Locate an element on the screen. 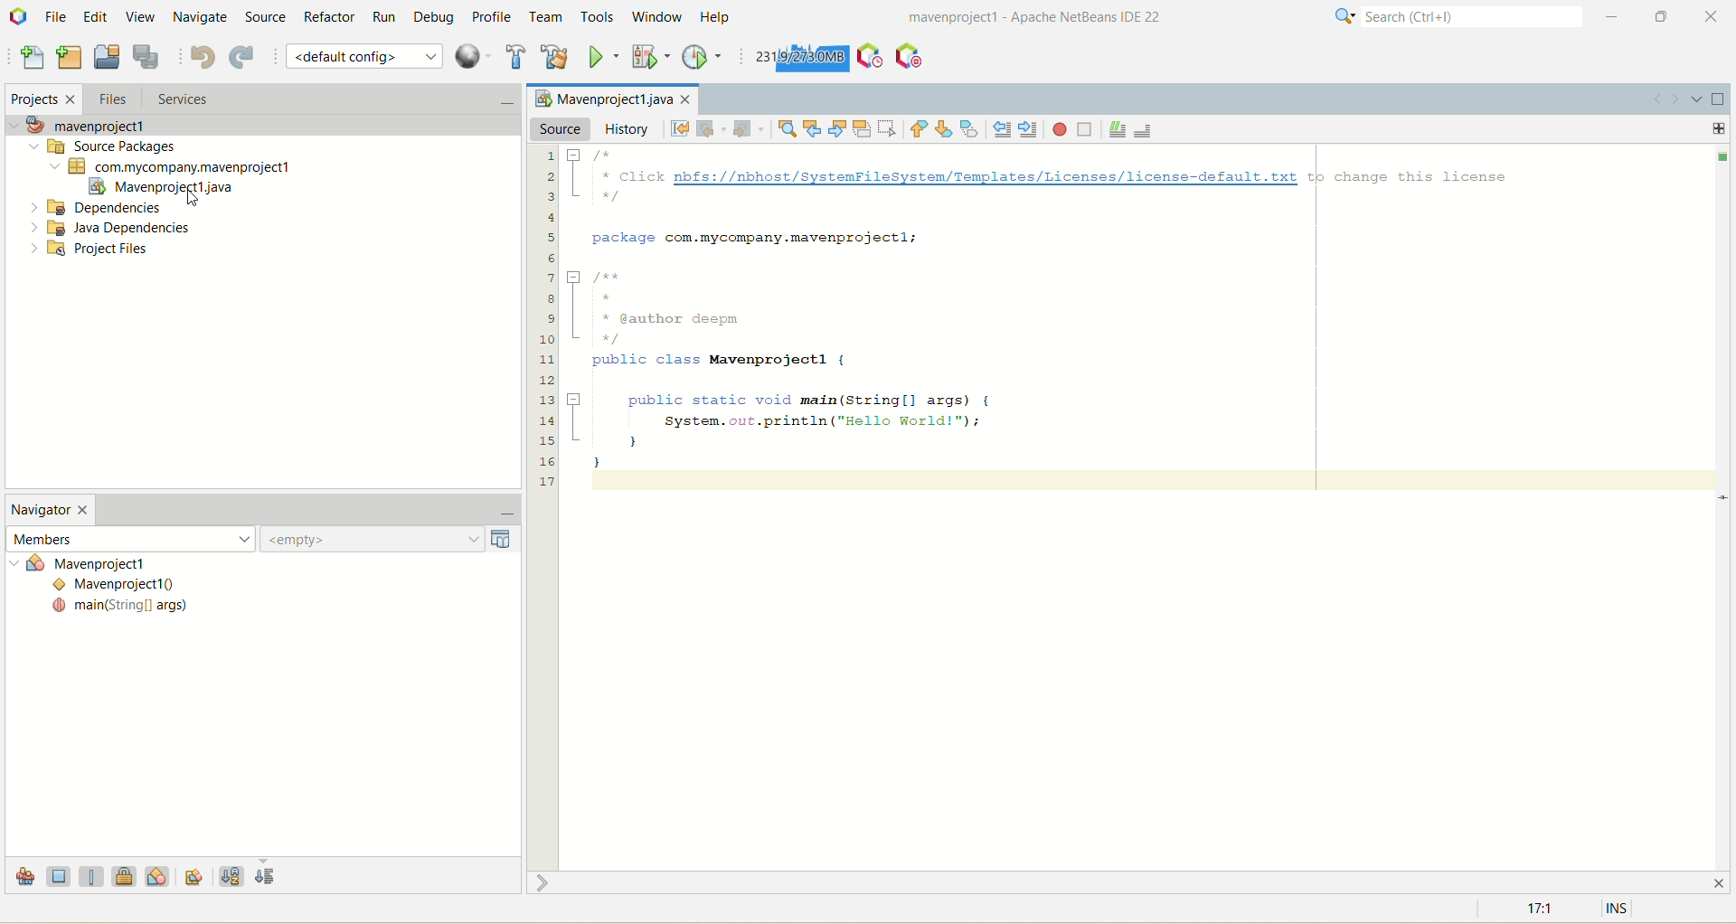  previous bookmark is located at coordinates (920, 129).